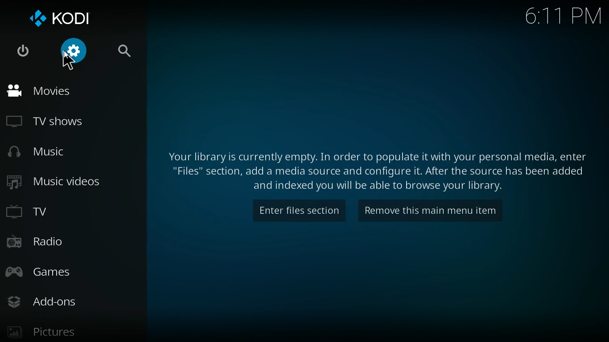 Image resolution: width=609 pixels, height=342 pixels. I want to click on message, so click(371, 171).